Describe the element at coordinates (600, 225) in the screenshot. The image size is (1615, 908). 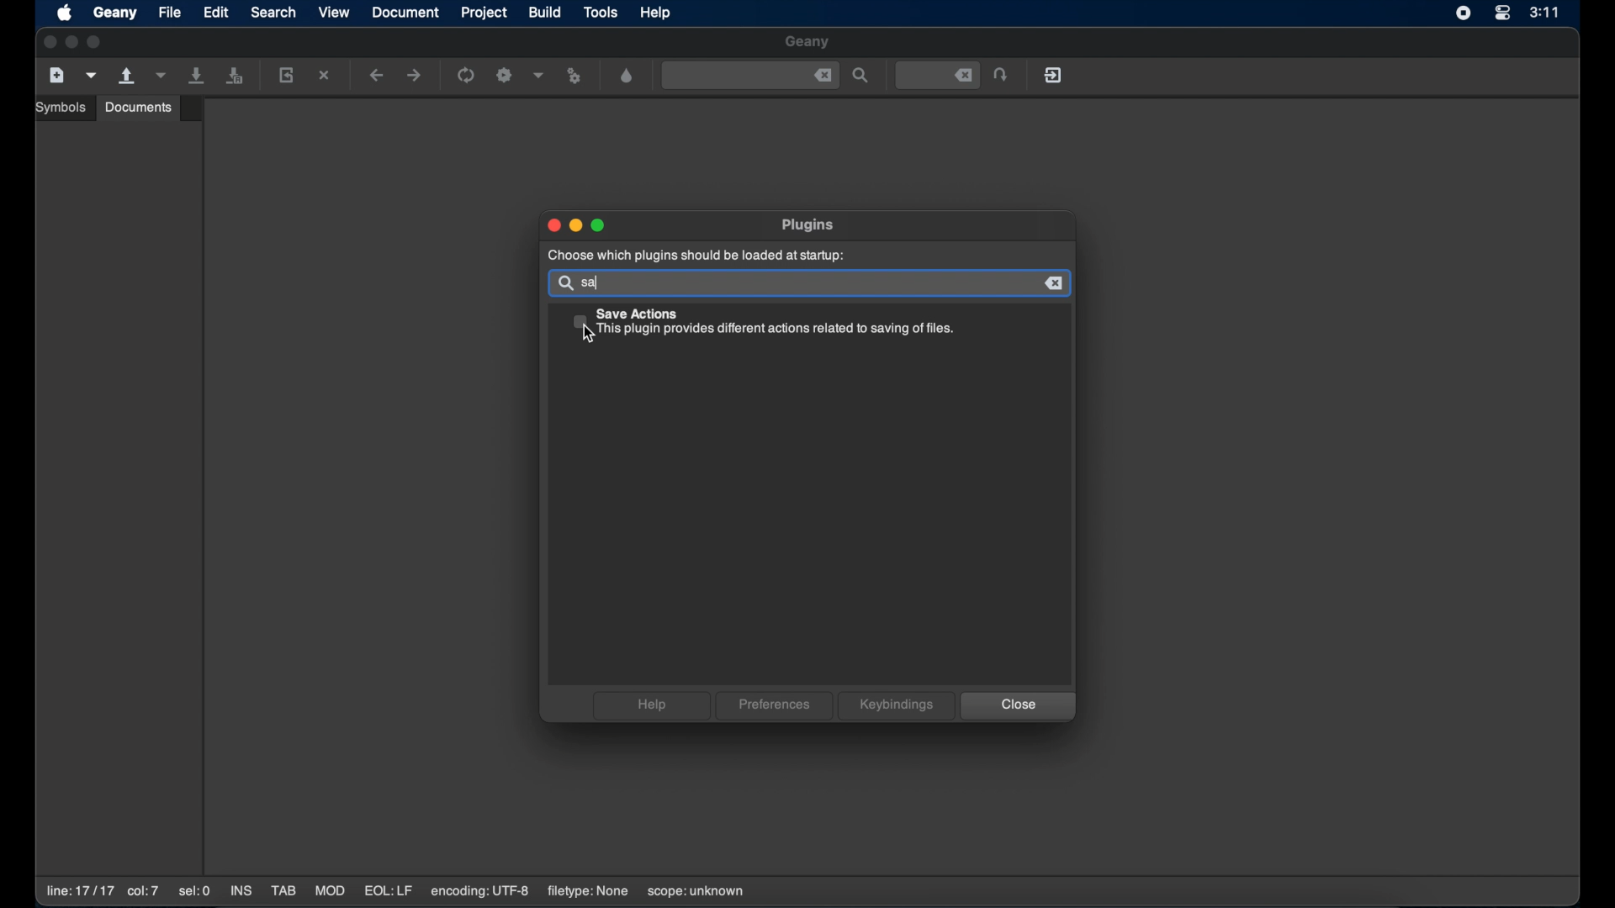
I see `maximize` at that location.